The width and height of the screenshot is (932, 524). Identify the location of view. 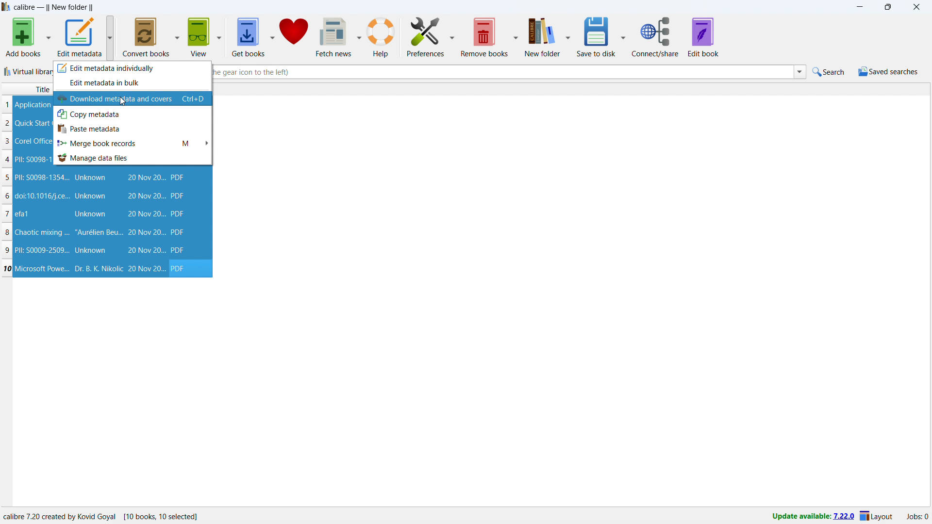
(199, 37).